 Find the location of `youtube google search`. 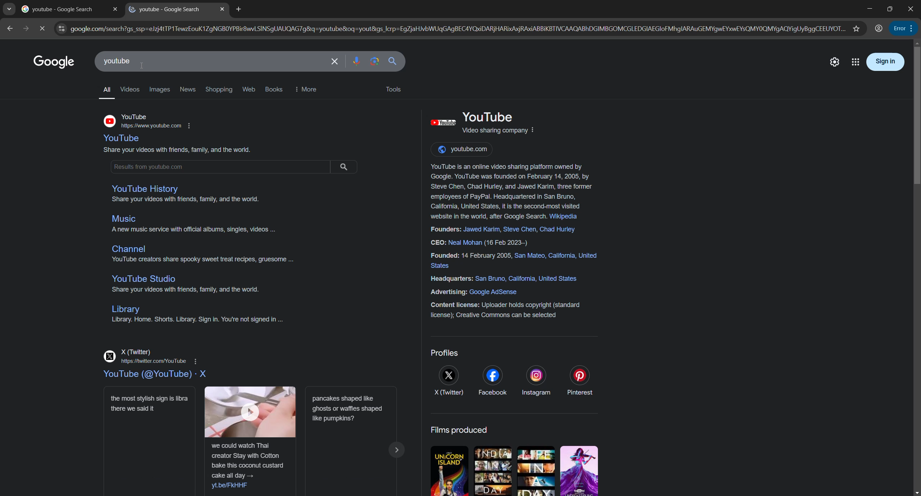

youtube google search is located at coordinates (59, 10).